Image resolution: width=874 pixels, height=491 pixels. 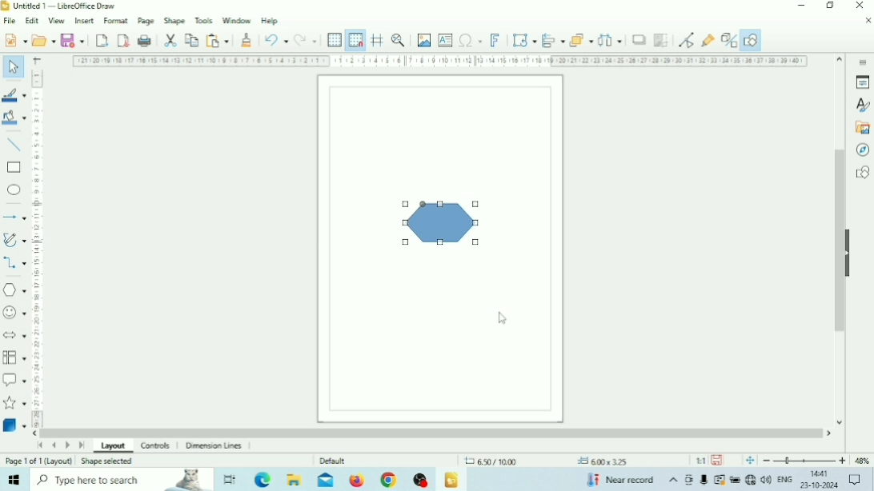 I want to click on Speakers, so click(x=767, y=478).